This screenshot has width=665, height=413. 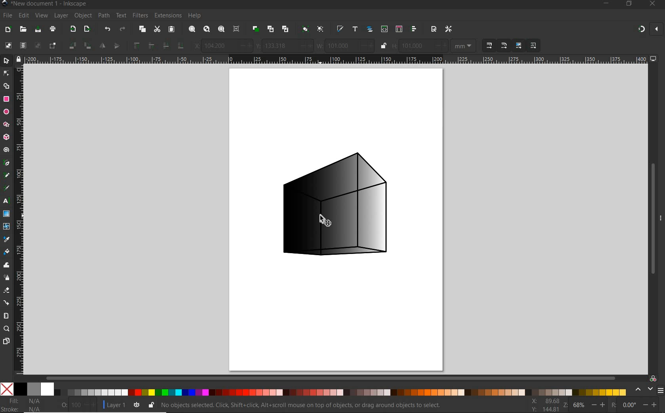 I want to click on OBJECT FLIP, so click(x=116, y=46).